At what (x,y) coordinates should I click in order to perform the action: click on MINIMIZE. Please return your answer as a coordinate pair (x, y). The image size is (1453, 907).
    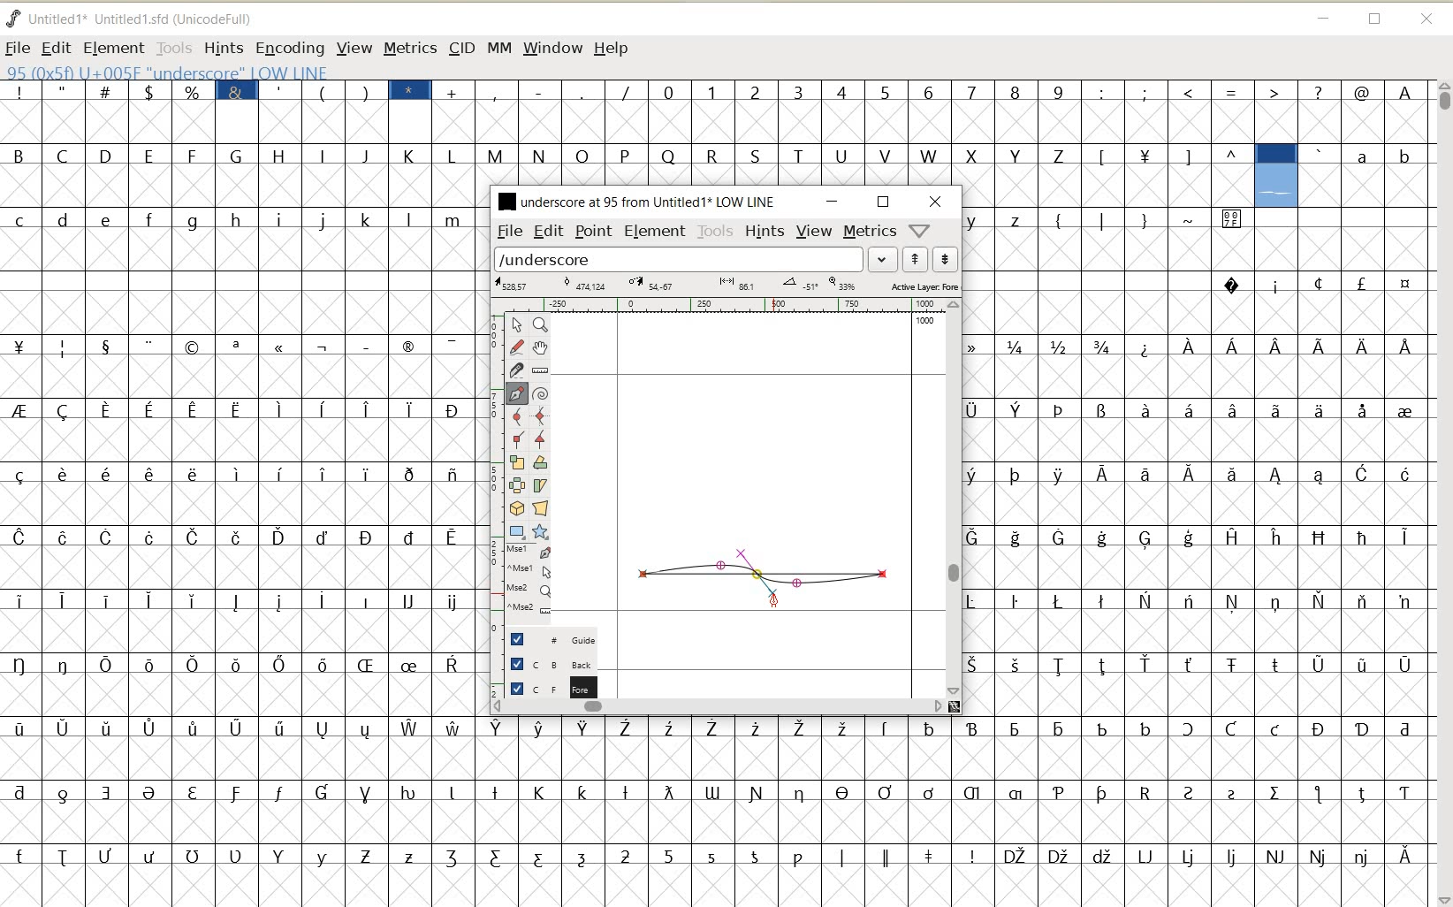
    Looking at the image, I should click on (833, 202).